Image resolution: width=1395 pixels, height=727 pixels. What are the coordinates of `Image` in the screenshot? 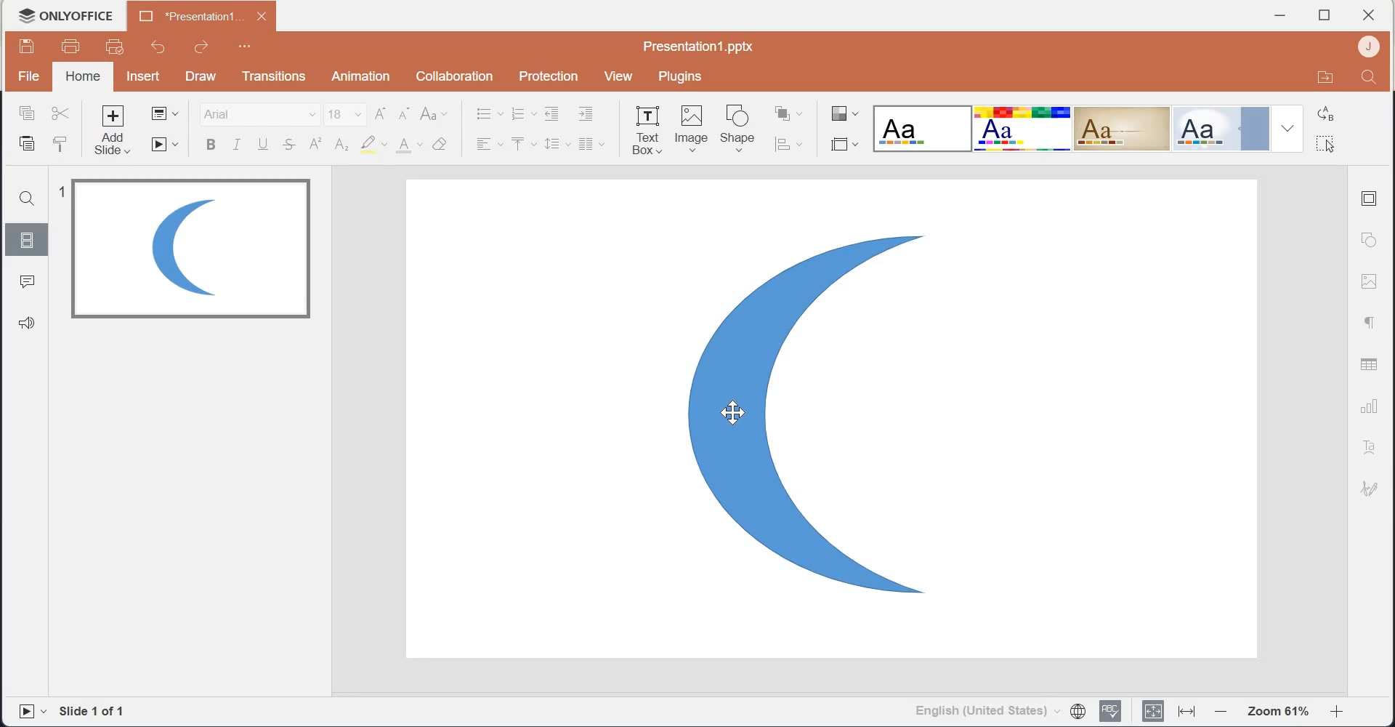 It's located at (692, 127).